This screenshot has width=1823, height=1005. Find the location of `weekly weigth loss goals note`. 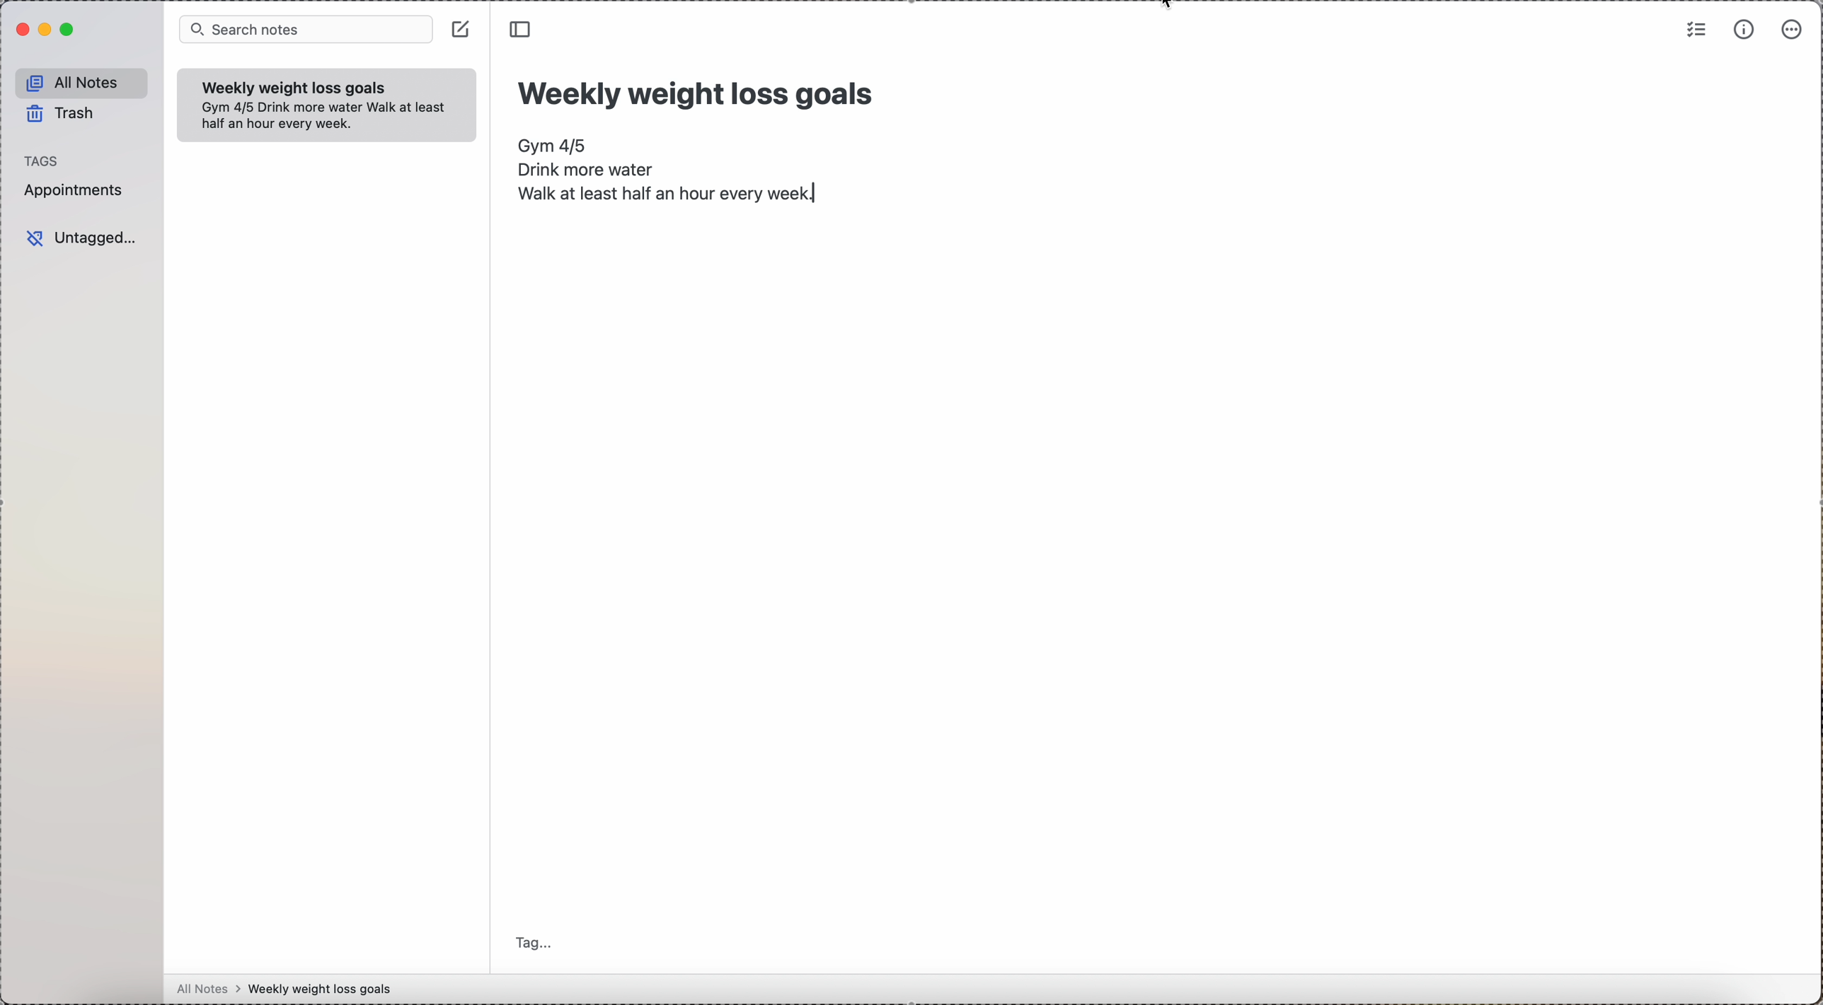

weekly weigth loss goals note is located at coordinates (295, 86).